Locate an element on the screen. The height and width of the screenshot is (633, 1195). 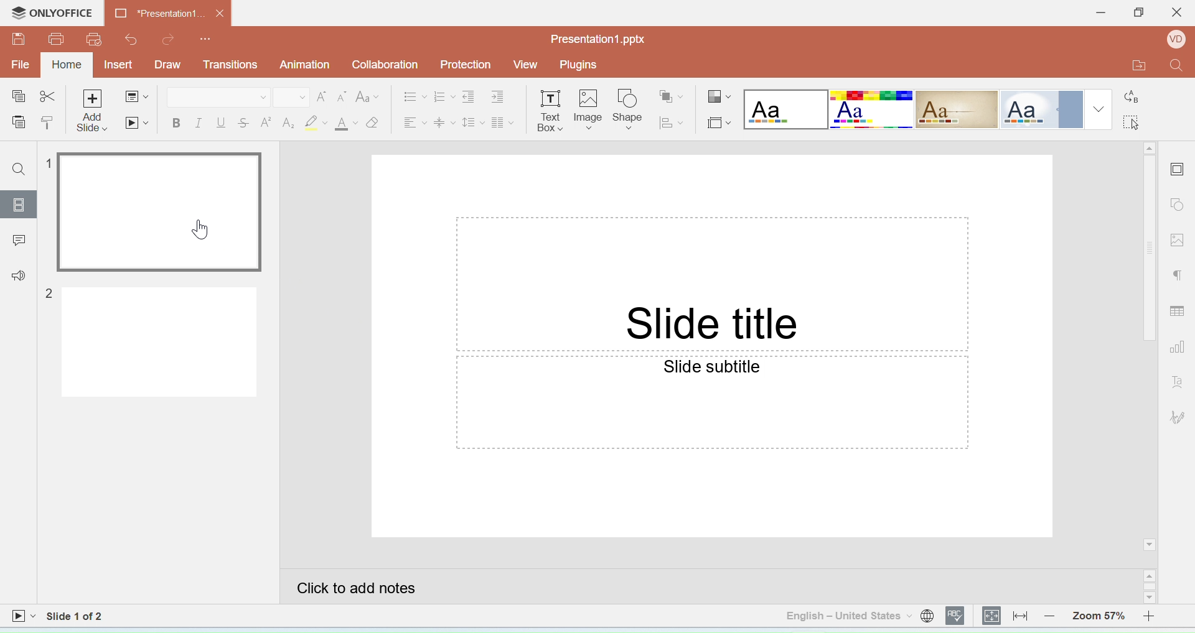
Paste is located at coordinates (18, 123).